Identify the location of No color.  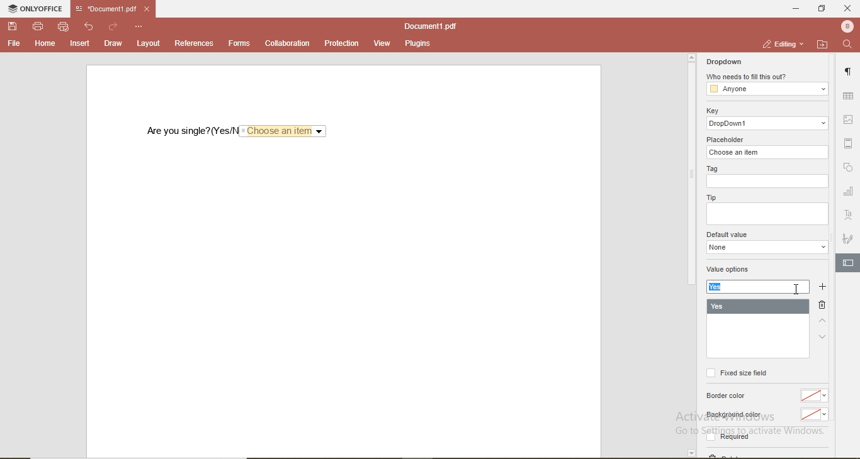
(813, 415).